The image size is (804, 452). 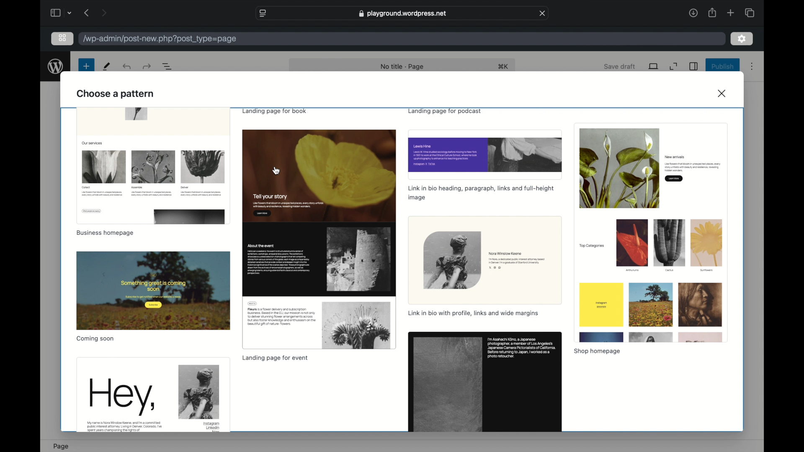 I want to click on preview, so click(x=651, y=233).